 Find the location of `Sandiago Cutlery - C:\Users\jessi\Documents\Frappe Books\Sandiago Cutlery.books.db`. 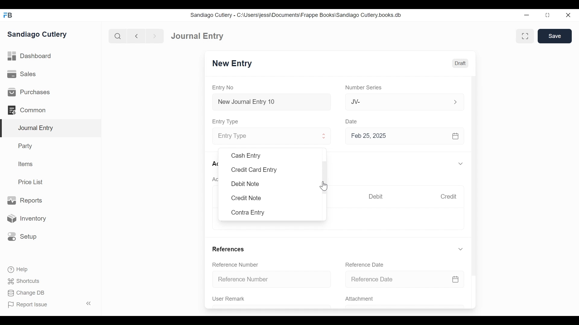

Sandiago Cutlery - C:\Users\jessi\Documents\Frappe Books\Sandiago Cutlery.books.db is located at coordinates (297, 16).